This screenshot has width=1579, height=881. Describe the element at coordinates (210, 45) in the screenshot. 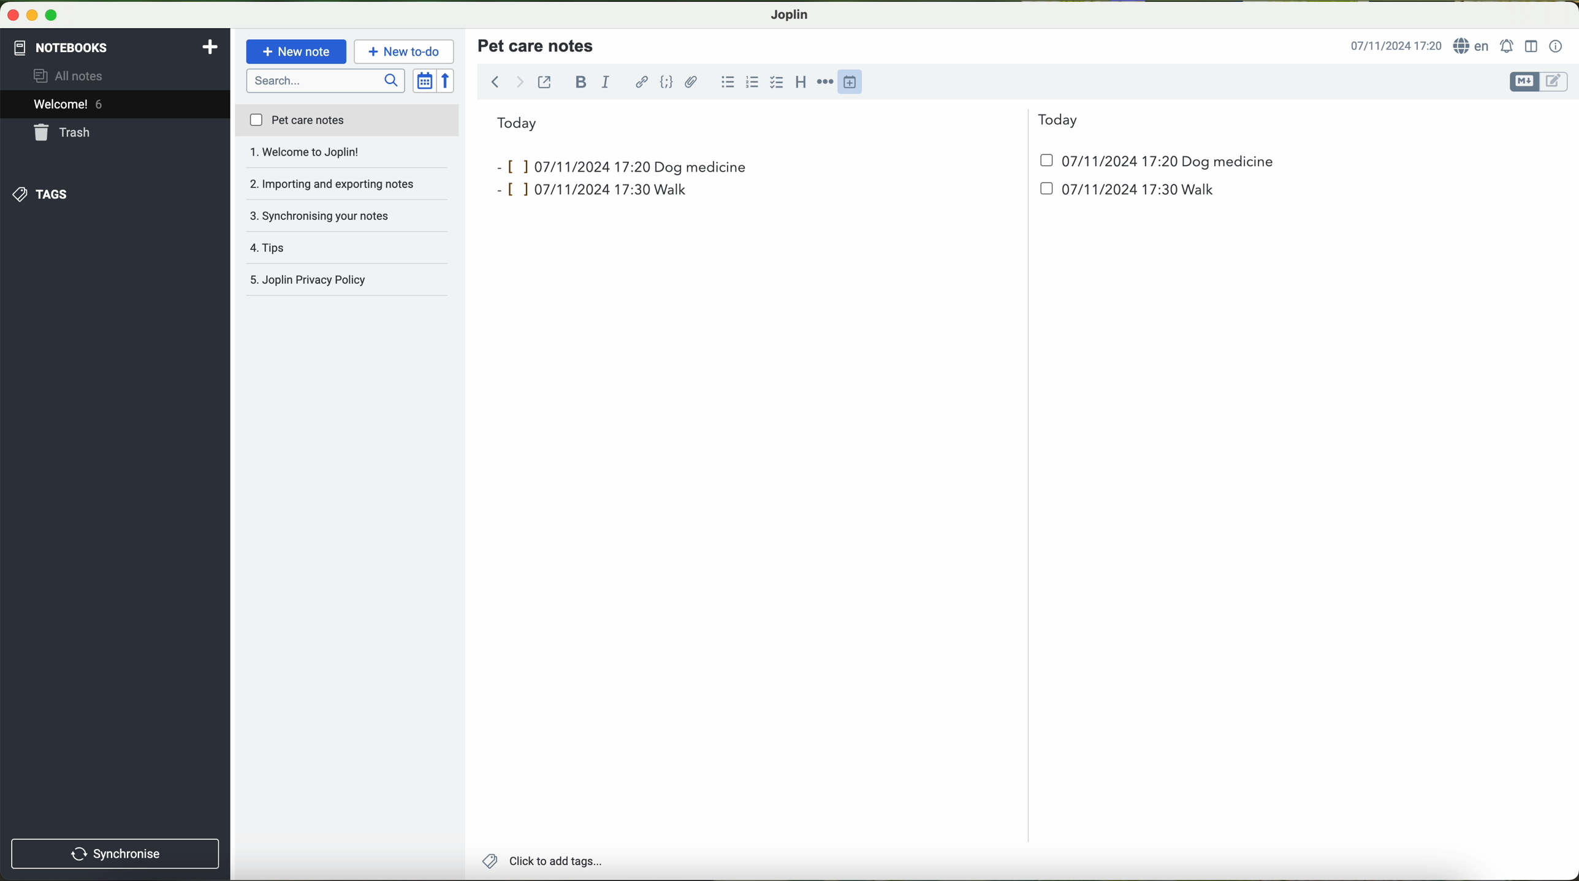

I see `add` at that location.